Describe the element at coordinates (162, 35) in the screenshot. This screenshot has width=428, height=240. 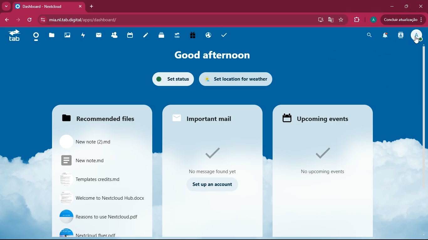
I see `layers` at that location.